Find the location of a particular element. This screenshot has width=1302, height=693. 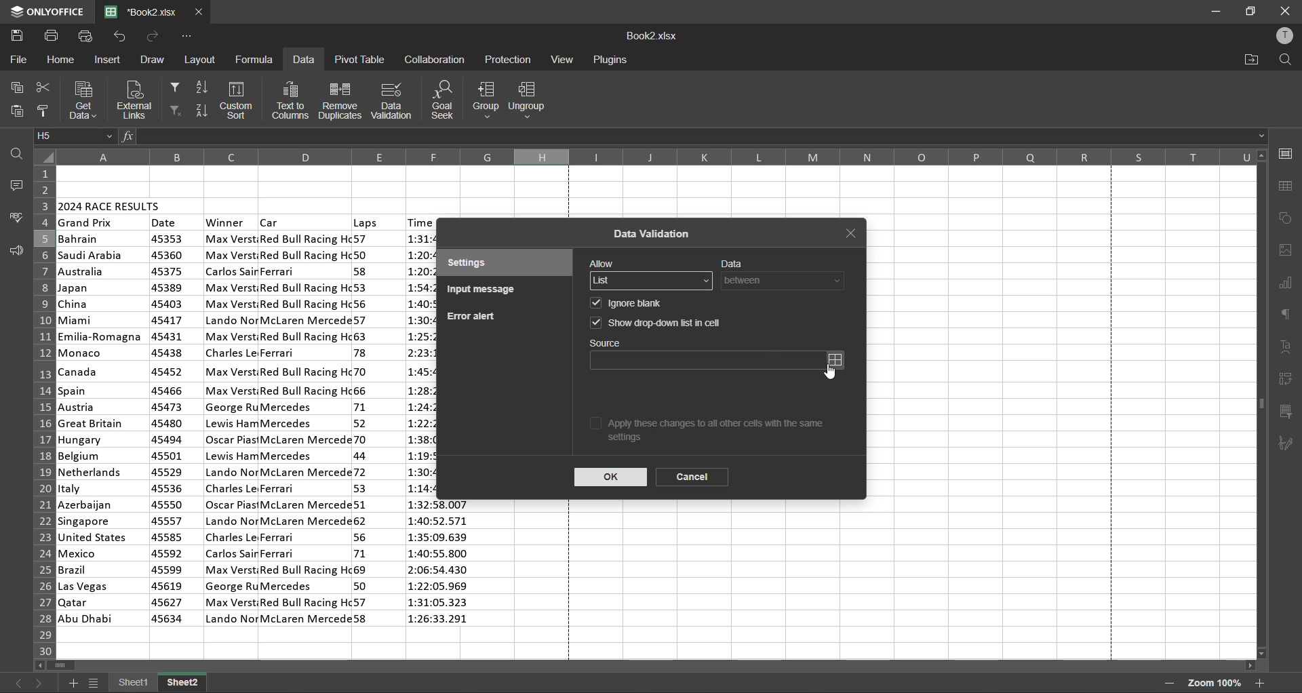

country names is located at coordinates (101, 429).